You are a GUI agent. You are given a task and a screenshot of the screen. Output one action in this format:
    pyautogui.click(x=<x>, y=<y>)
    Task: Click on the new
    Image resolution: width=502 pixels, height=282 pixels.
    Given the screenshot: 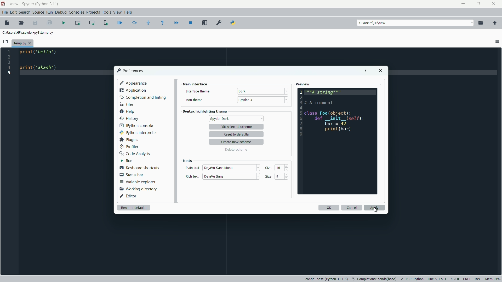 What is the action you would take?
    pyautogui.click(x=15, y=4)
    